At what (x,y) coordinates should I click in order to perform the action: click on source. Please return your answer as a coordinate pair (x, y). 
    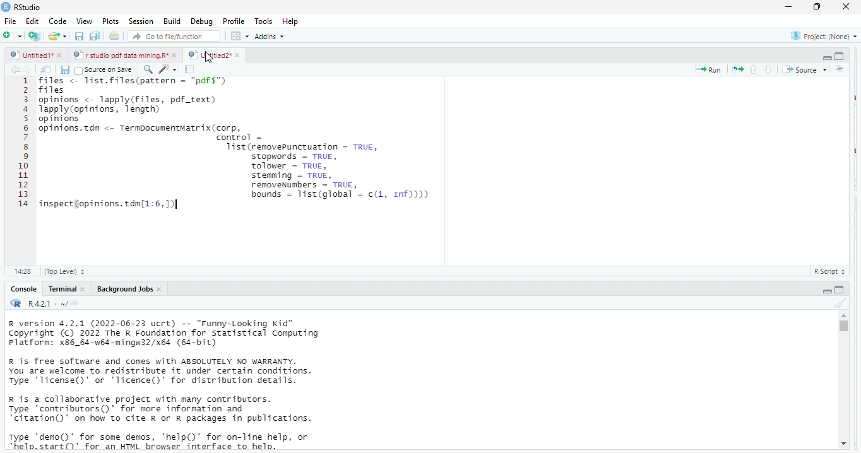
    Looking at the image, I should click on (803, 69).